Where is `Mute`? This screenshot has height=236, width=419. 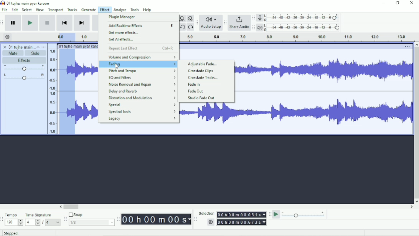 Mute is located at coordinates (13, 53).